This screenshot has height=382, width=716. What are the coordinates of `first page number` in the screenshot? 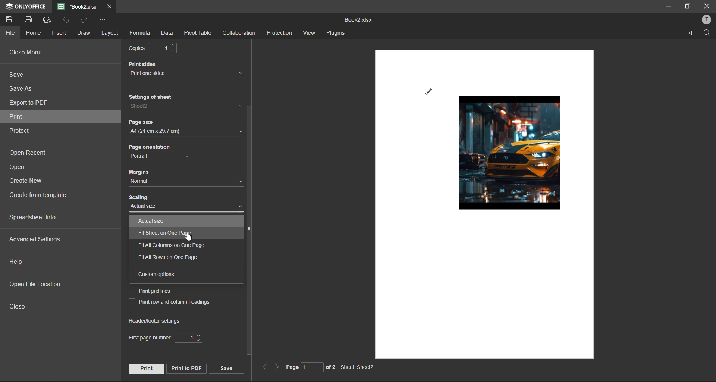 It's located at (163, 338).